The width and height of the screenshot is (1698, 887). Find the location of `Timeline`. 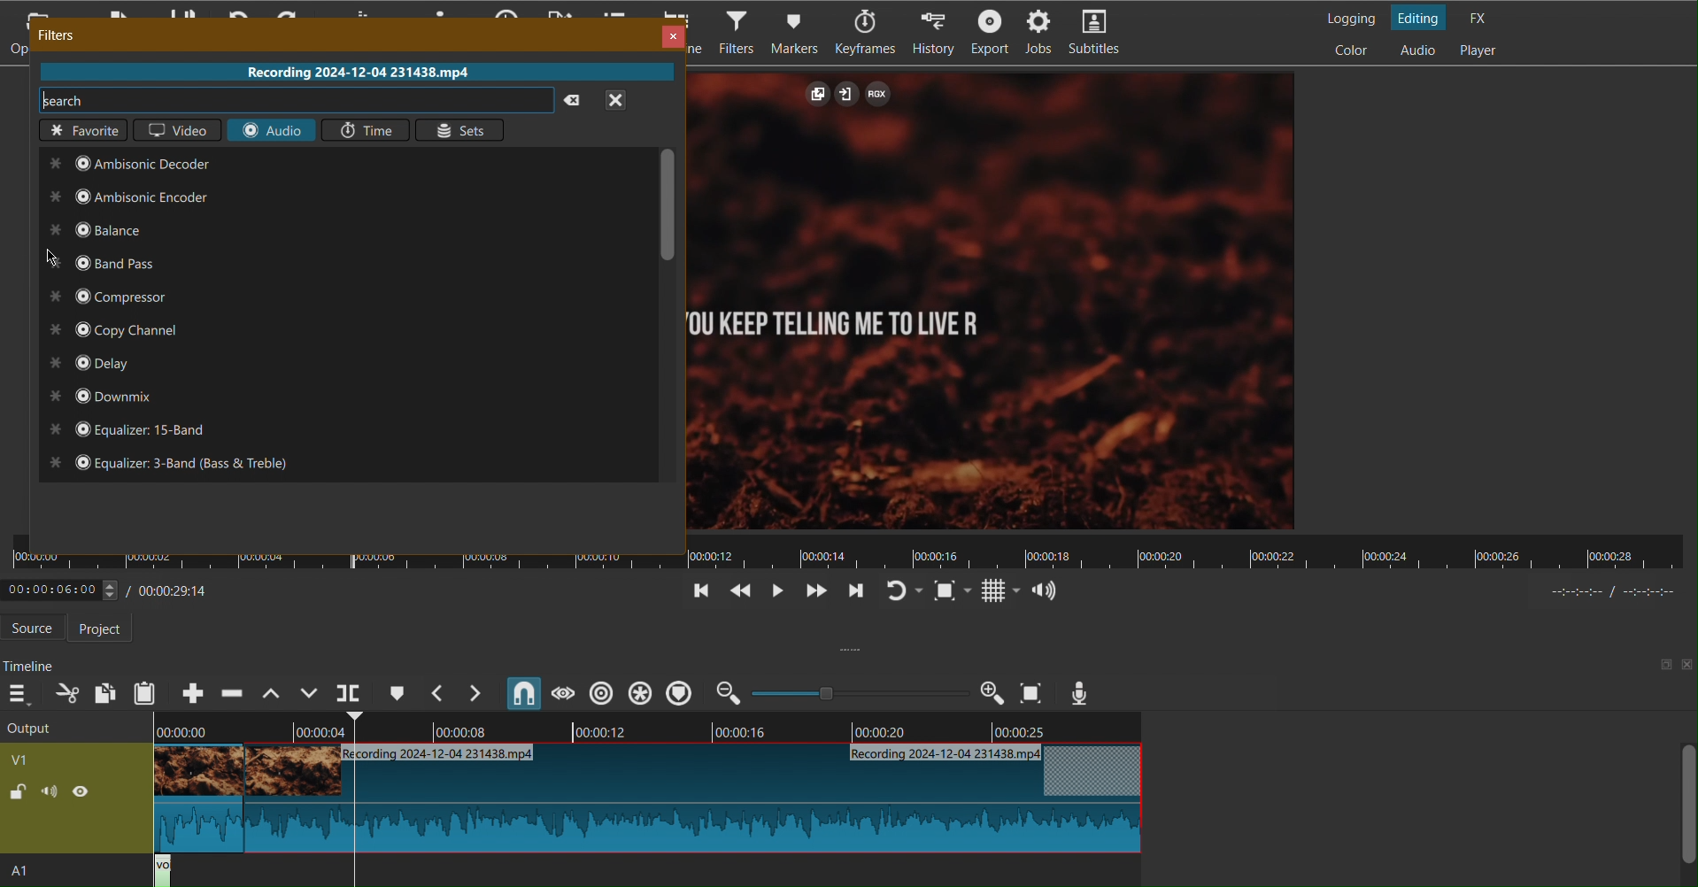

Timeline is located at coordinates (851, 551).